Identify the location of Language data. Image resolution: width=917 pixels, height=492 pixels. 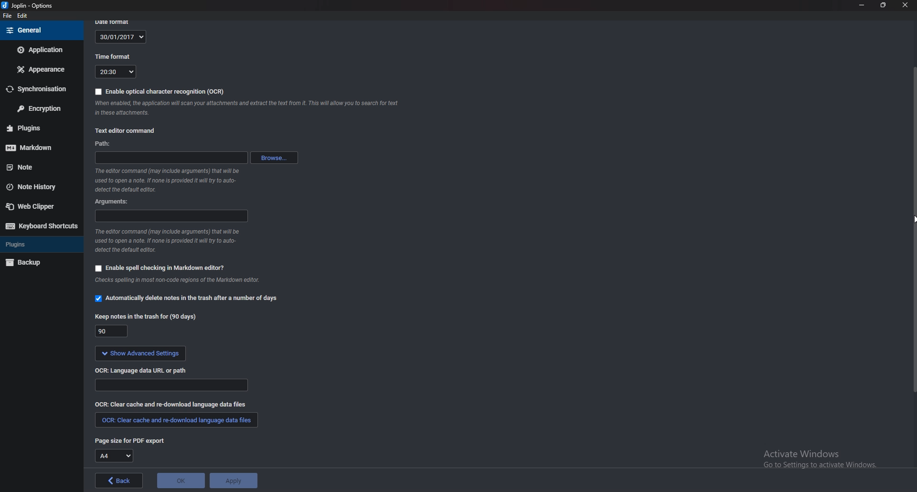
(170, 385).